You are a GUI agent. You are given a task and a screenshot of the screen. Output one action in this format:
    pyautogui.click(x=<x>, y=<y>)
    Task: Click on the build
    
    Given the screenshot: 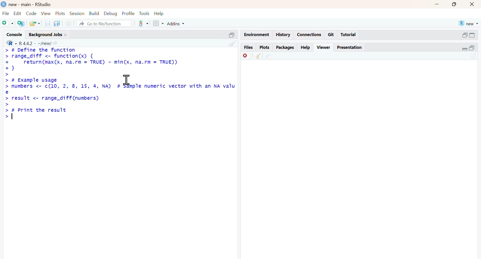 What is the action you would take?
    pyautogui.click(x=95, y=14)
    